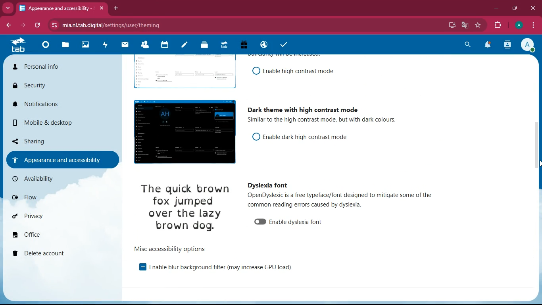 This screenshot has height=305, width=542. Describe the element at coordinates (8, 8) in the screenshot. I see `more` at that location.